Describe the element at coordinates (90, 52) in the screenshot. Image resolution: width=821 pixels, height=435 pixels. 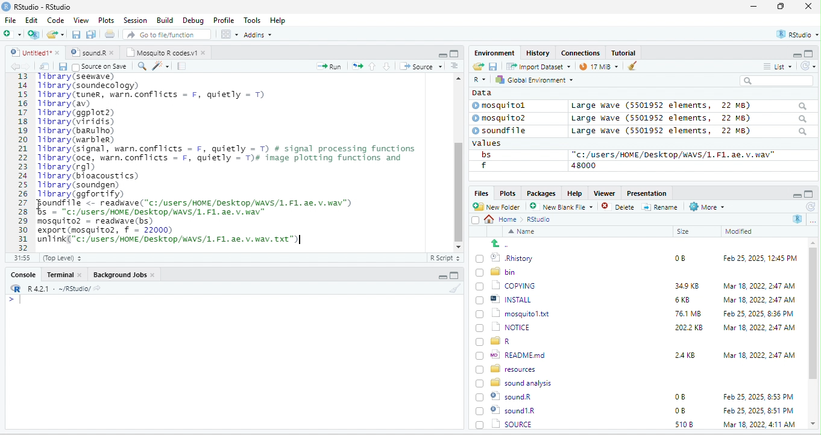
I see `‘Mosquito R codes.vi` at that location.